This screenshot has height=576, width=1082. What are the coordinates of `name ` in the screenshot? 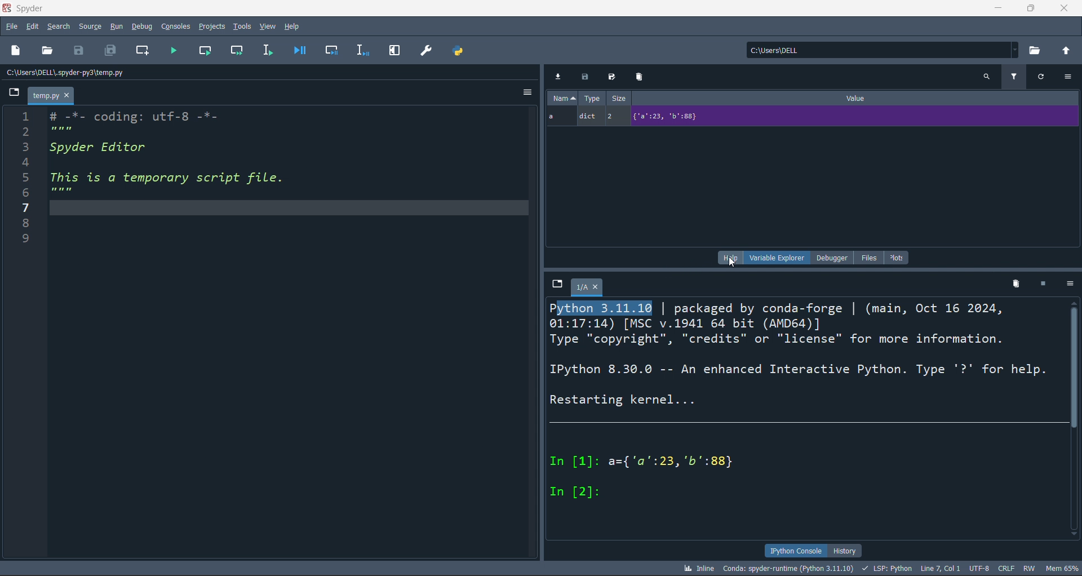 It's located at (562, 98).